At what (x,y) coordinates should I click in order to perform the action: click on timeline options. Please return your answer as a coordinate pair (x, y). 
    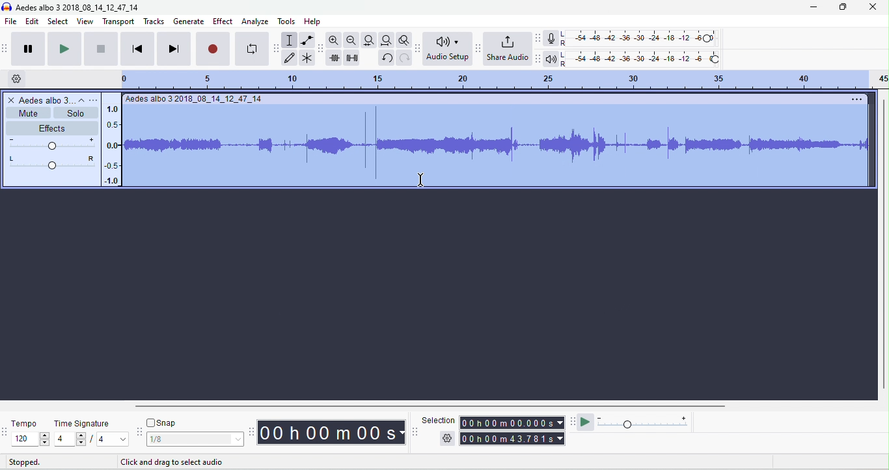
    Looking at the image, I should click on (16, 78).